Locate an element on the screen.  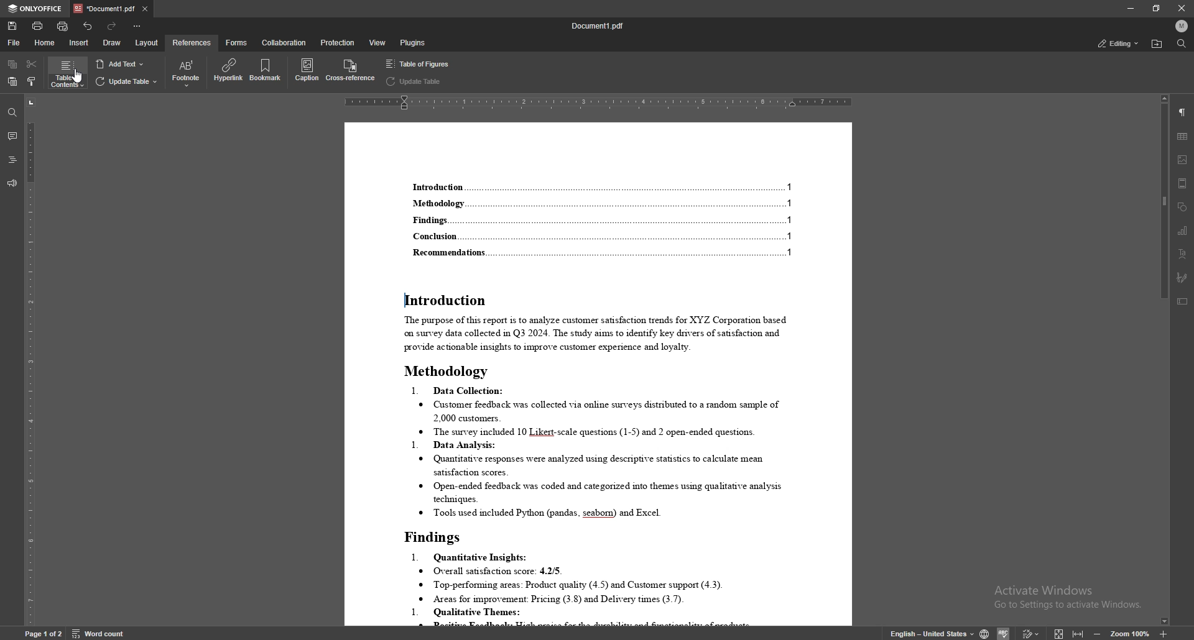
headings is located at coordinates (11, 160).